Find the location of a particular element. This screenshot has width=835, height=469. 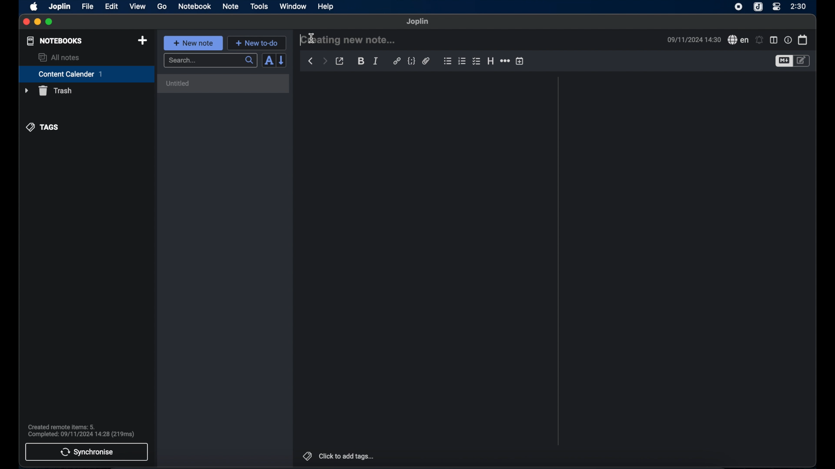

toggle editor is located at coordinates (783, 61).